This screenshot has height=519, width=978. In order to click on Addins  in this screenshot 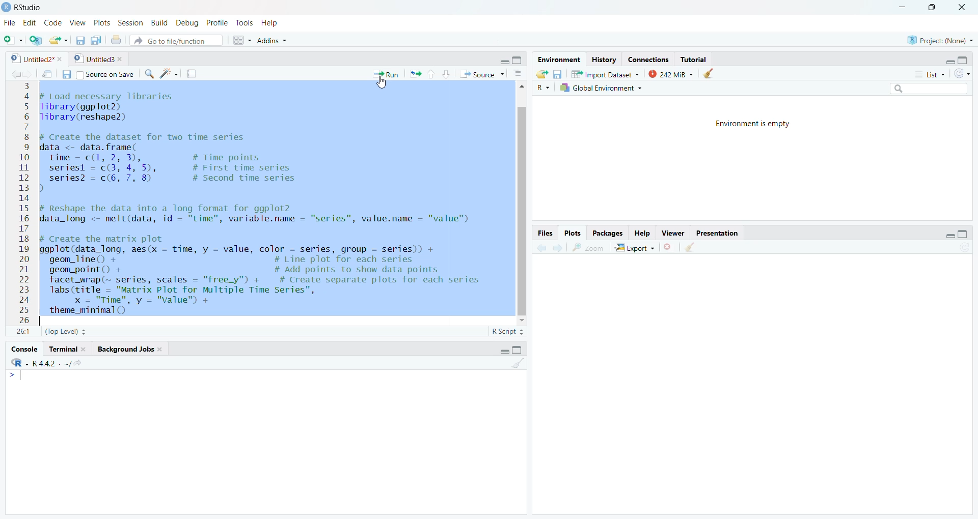, I will do `click(271, 40)`.